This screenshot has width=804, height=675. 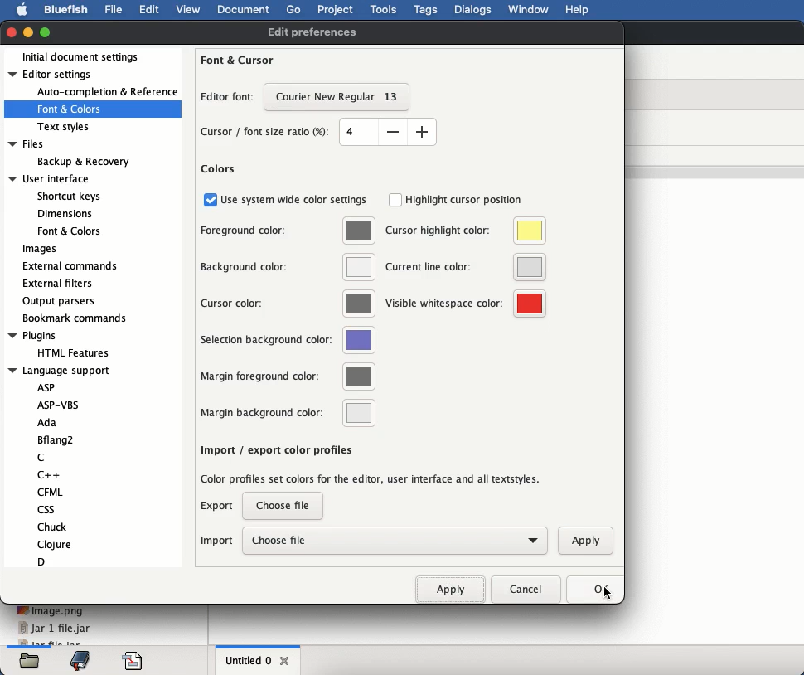 What do you see at coordinates (75, 318) in the screenshot?
I see `bookmark commands` at bounding box center [75, 318].